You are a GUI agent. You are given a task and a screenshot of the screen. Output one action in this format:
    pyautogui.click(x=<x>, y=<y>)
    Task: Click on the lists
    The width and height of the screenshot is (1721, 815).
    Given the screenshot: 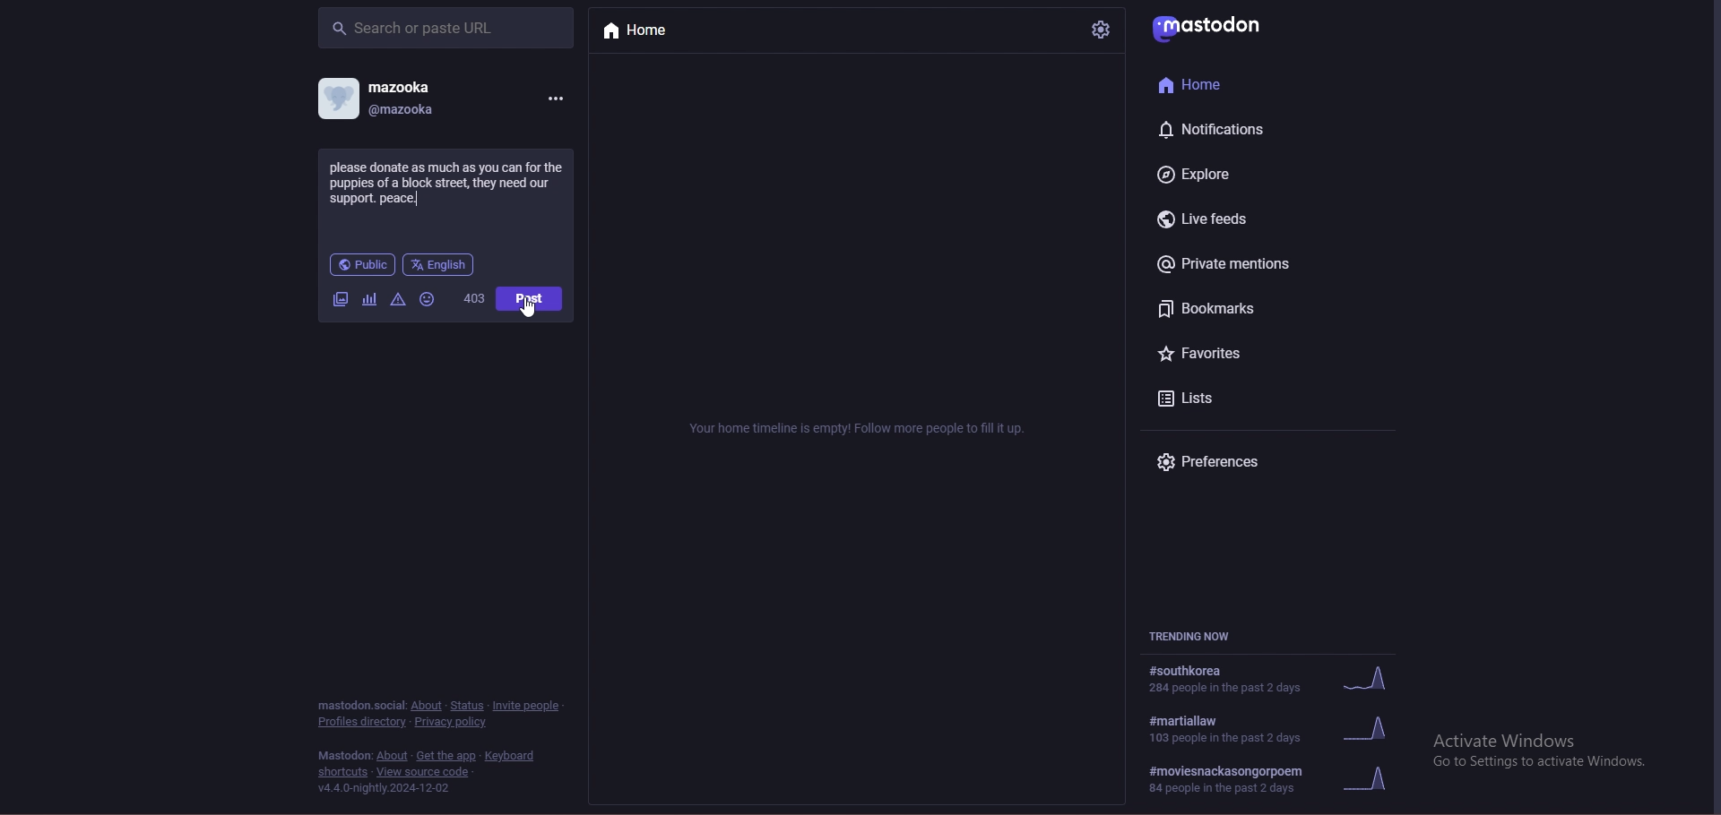 What is the action you would take?
    pyautogui.click(x=1257, y=399)
    